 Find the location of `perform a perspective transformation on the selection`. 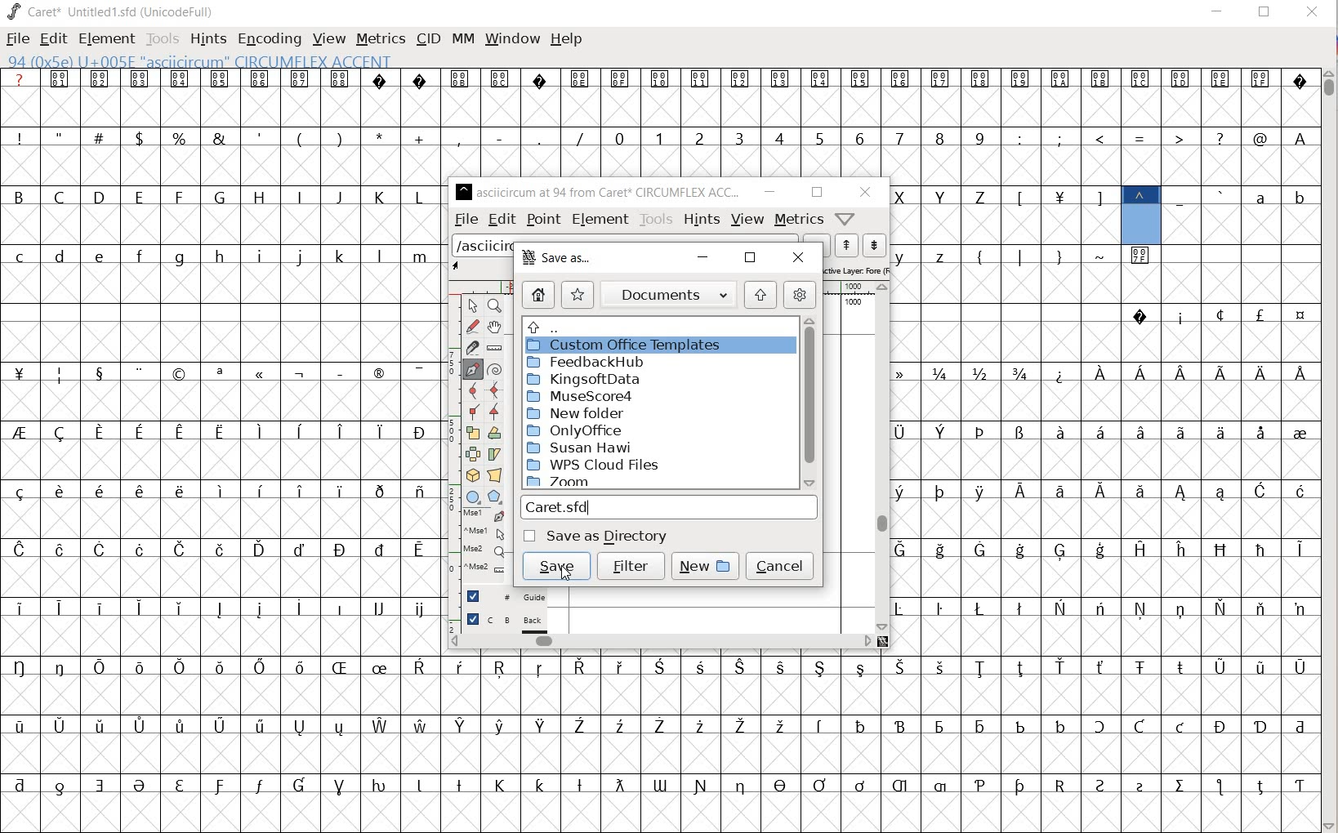

perform a perspective transformation on the selection is located at coordinates (496, 474).